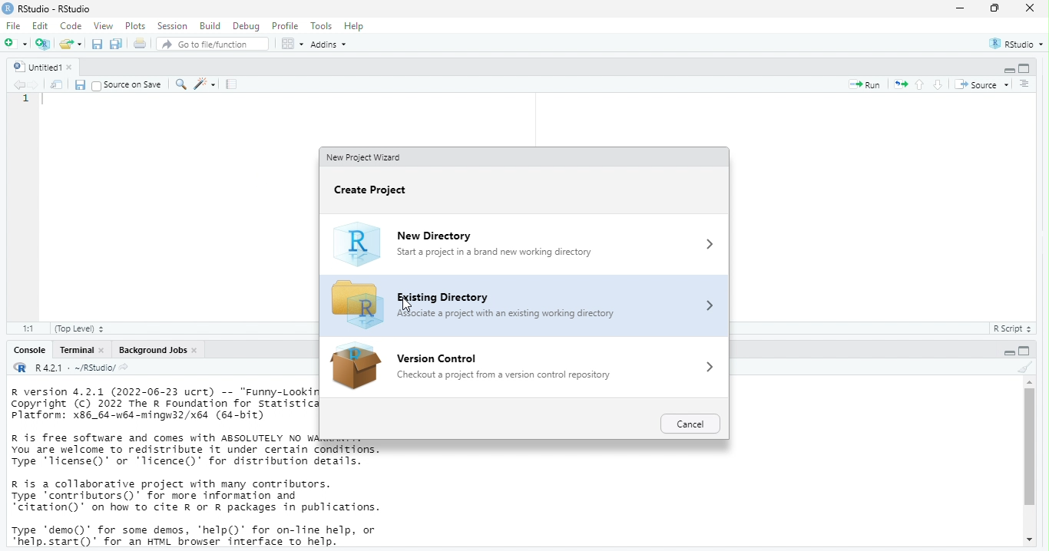 This screenshot has width=1049, height=551. What do you see at coordinates (350, 368) in the screenshot?
I see `icon for version control` at bounding box center [350, 368].